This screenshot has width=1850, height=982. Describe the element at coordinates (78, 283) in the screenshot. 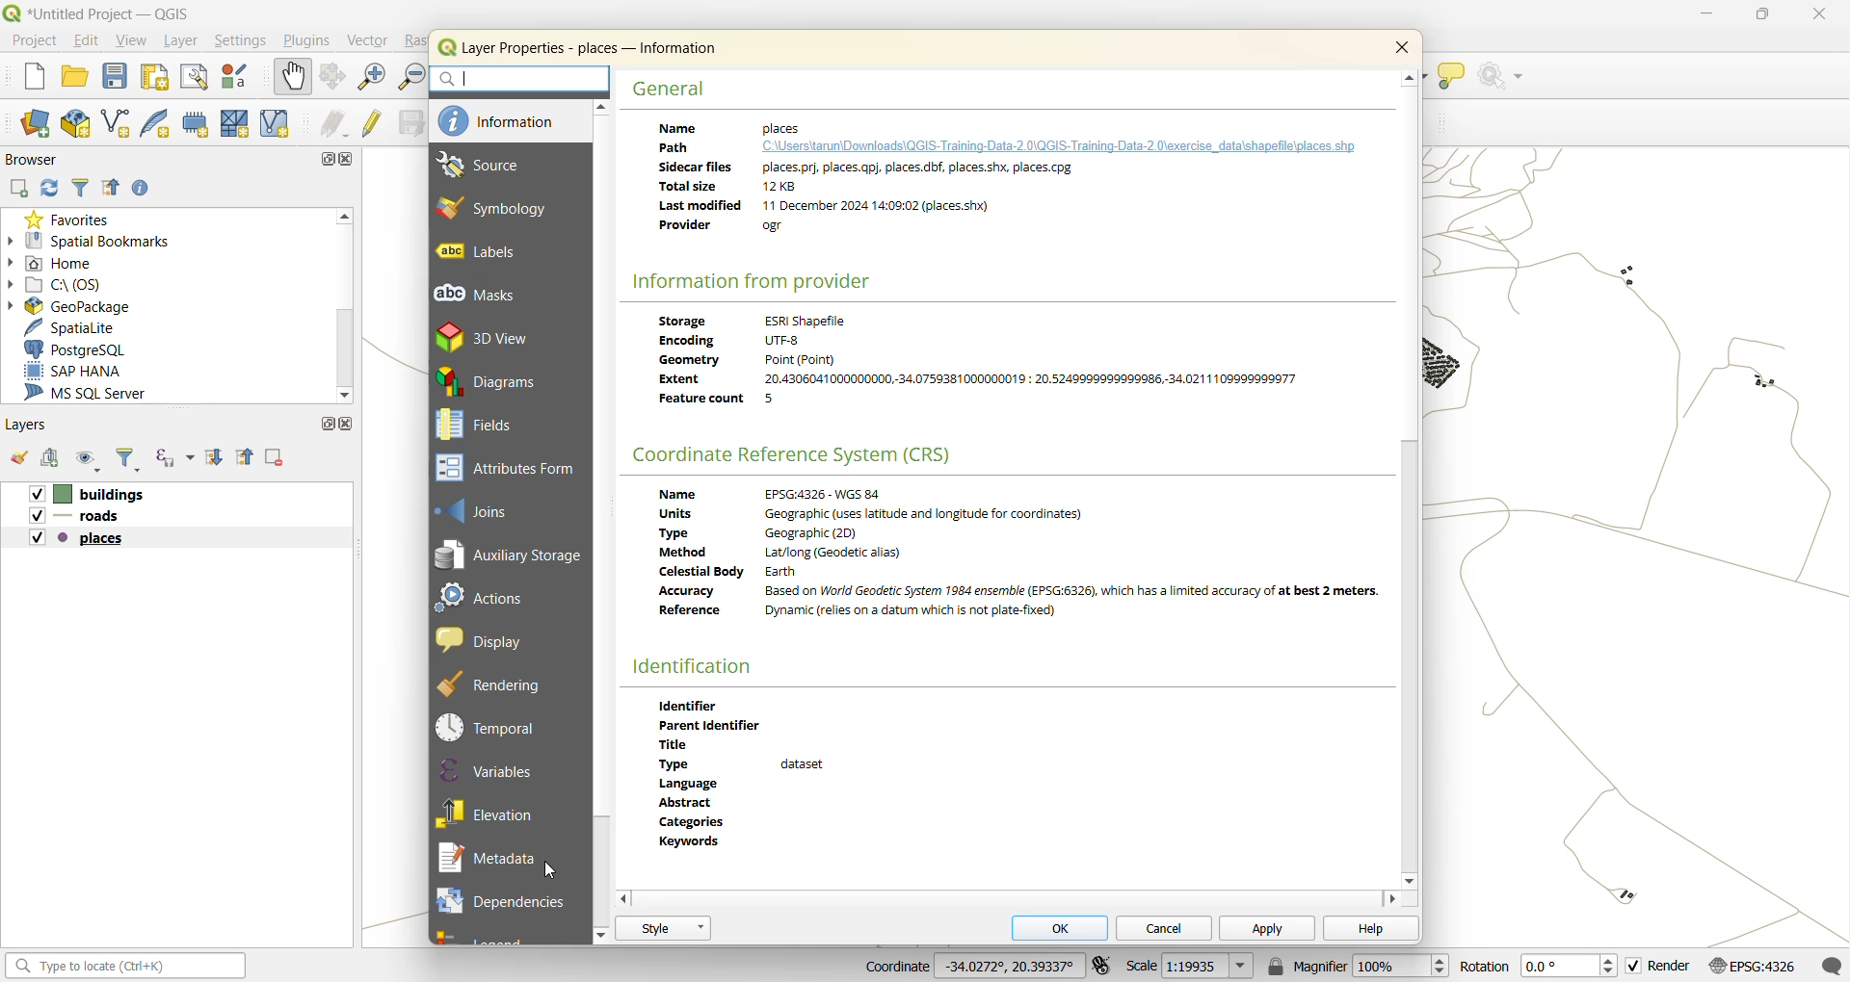

I see `c\:os` at that location.